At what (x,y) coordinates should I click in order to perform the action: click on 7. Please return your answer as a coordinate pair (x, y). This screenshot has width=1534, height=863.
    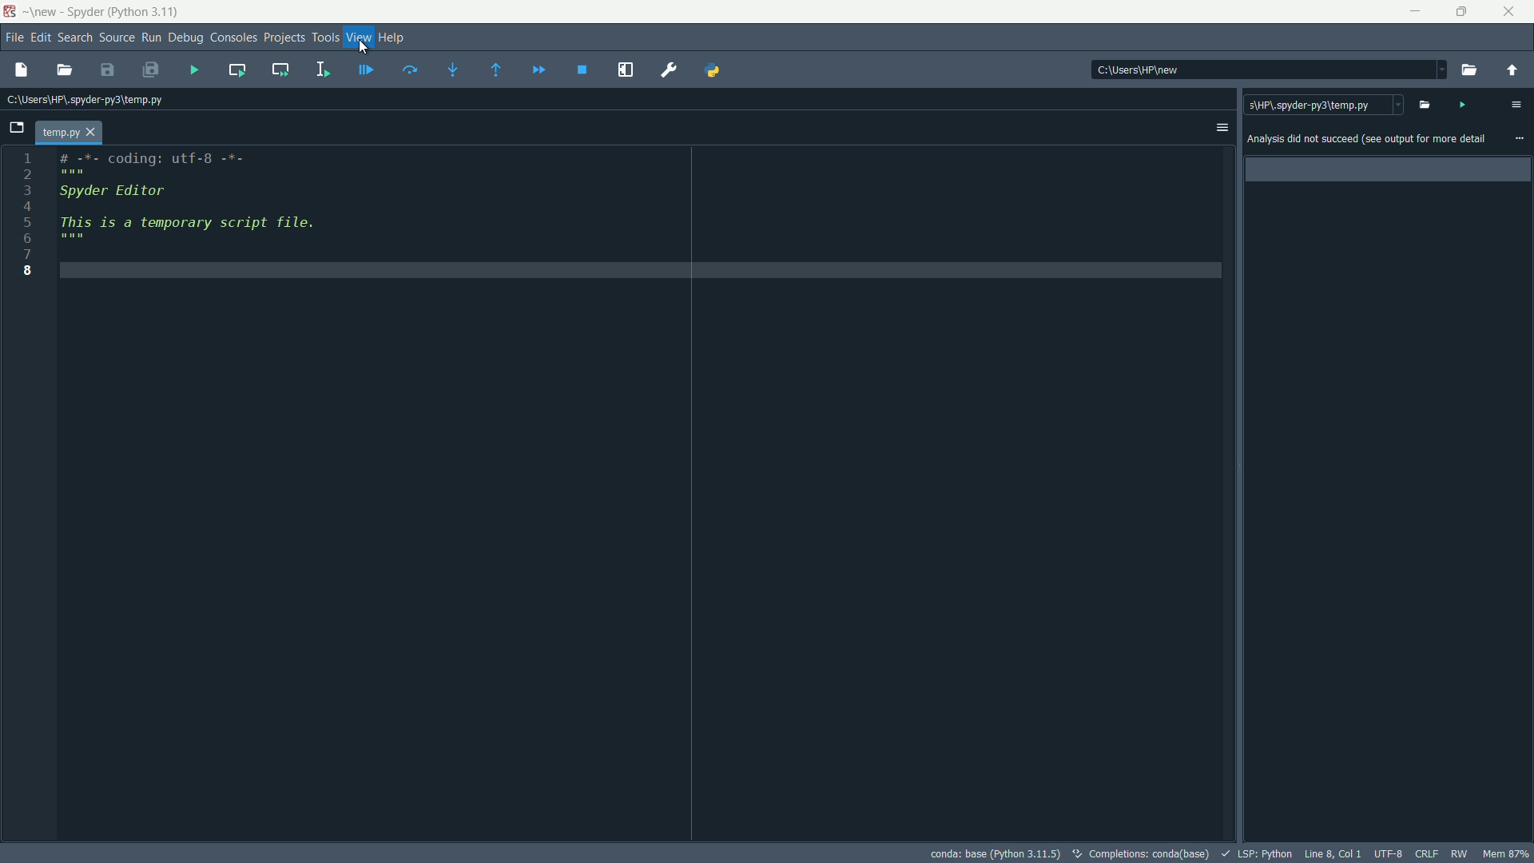
    Looking at the image, I should click on (31, 256).